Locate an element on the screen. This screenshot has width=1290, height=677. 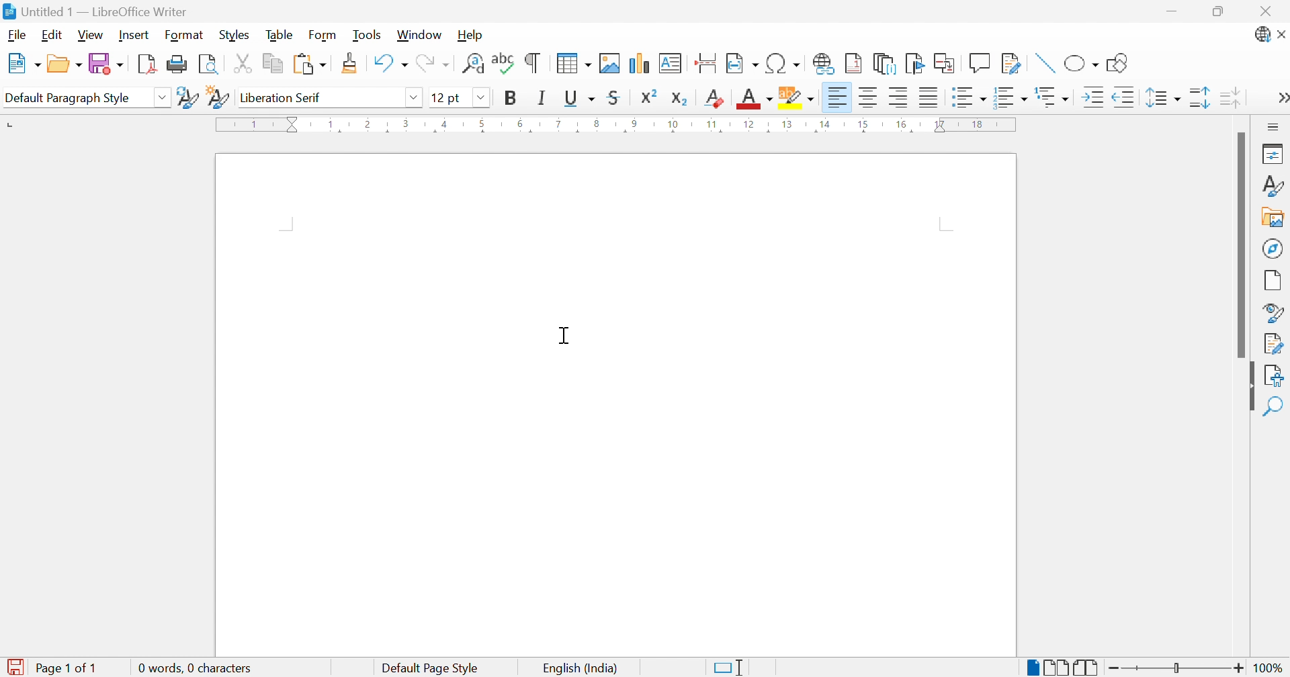
Default paragraph style is located at coordinates (68, 99).